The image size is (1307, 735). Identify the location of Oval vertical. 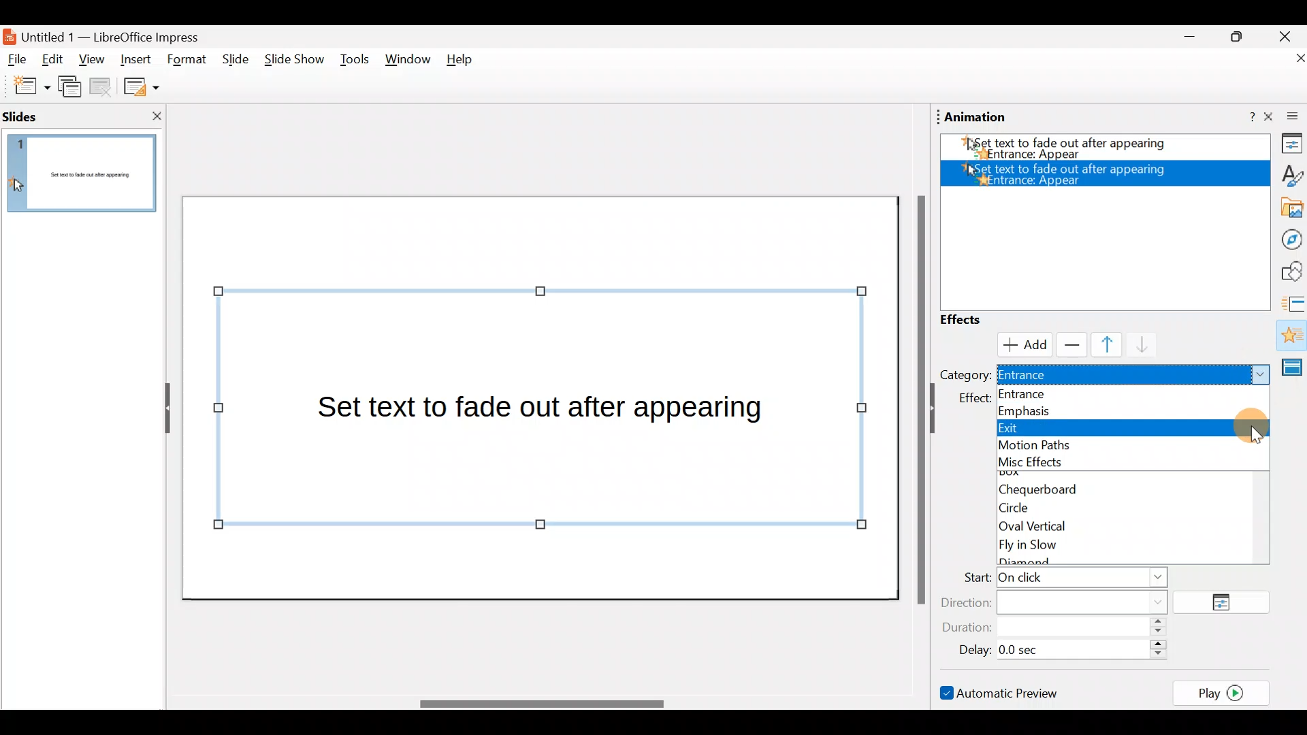
(1129, 526).